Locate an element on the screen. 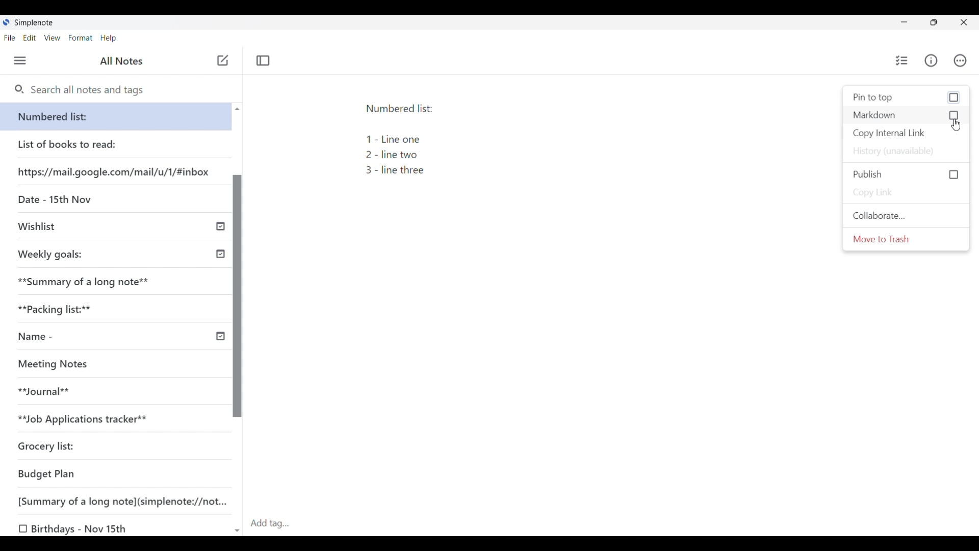 Image resolution: width=979 pixels, height=551 pixels. timeline is located at coordinates (221, 336).